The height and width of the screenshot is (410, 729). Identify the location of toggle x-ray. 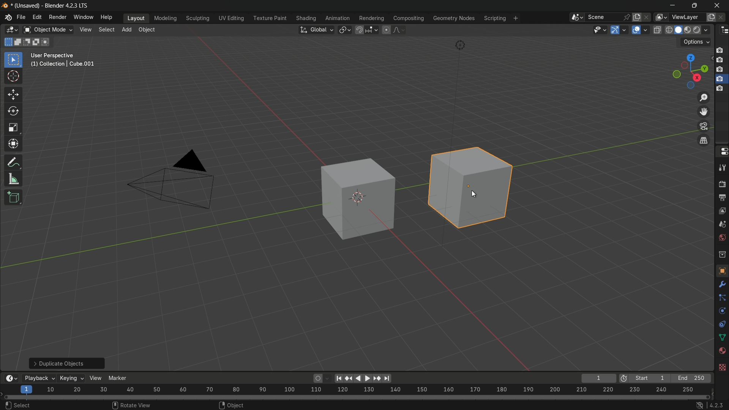
(657, 30).